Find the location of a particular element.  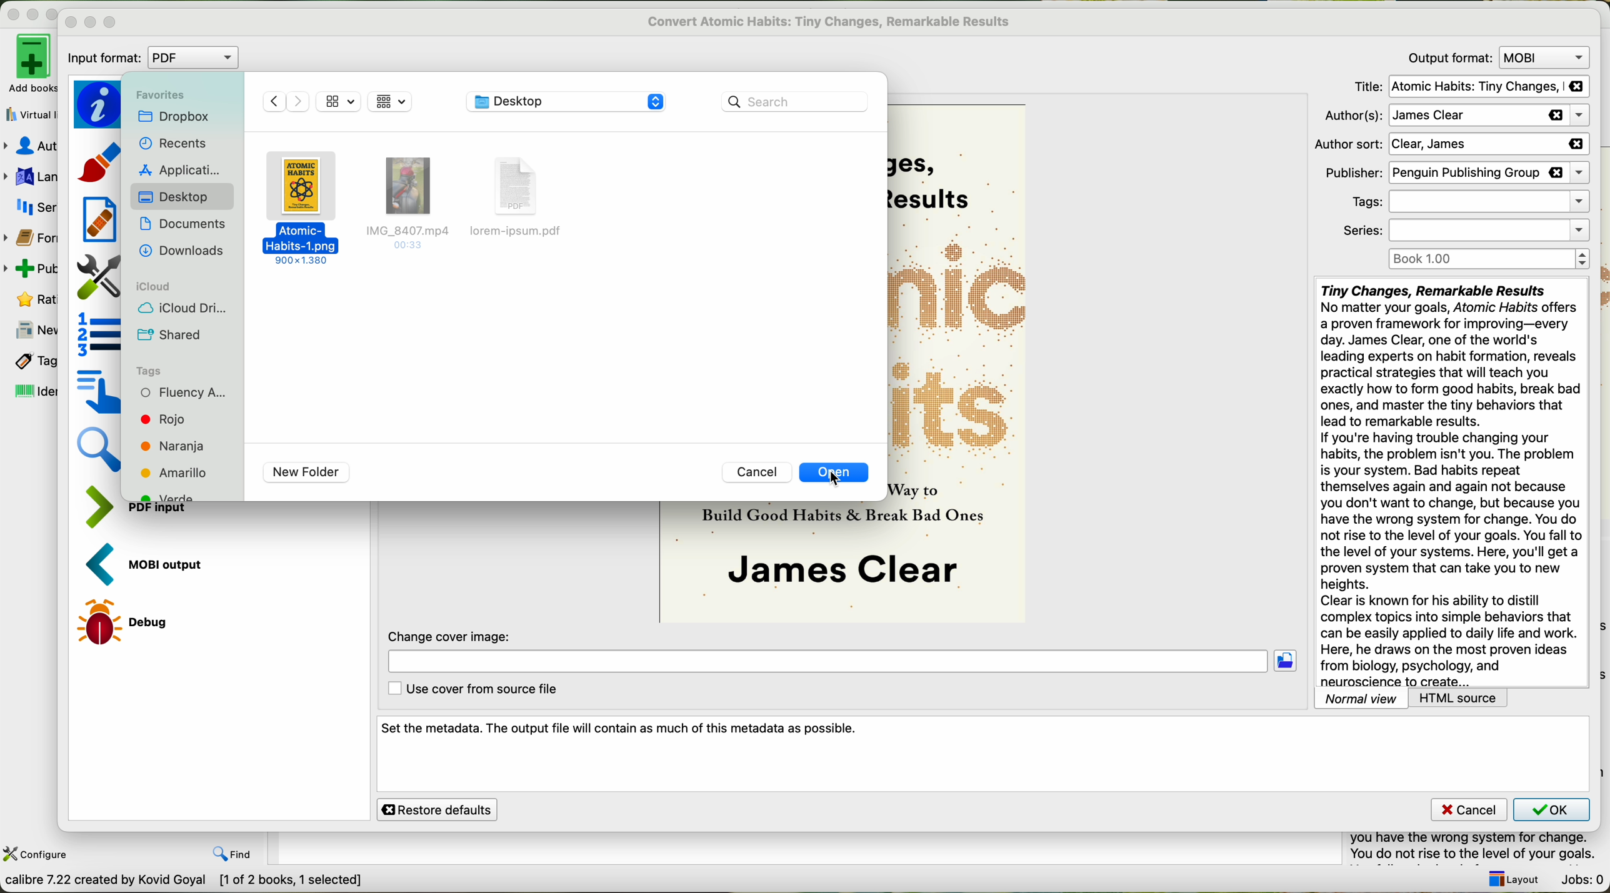

location is located at coordinates (826, 663).